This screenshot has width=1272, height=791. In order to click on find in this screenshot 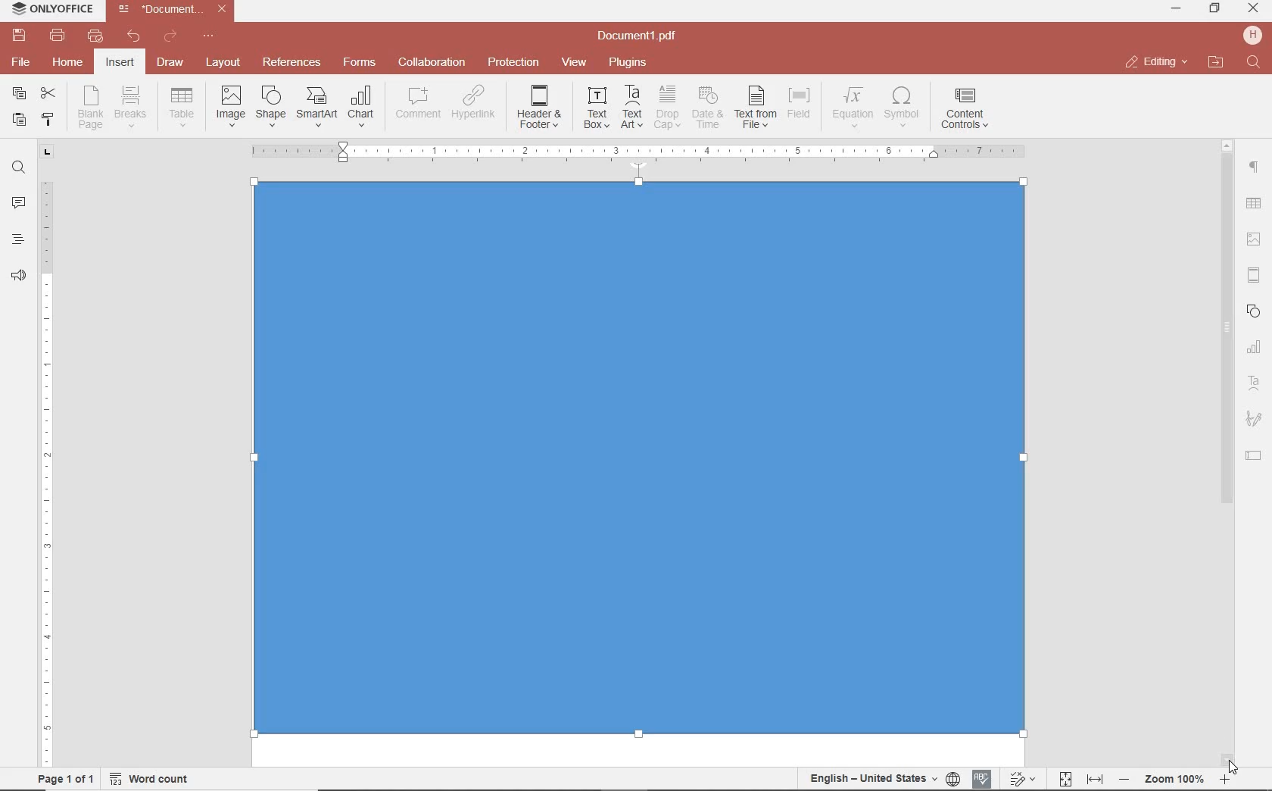, I will do `click(18, 166)`.